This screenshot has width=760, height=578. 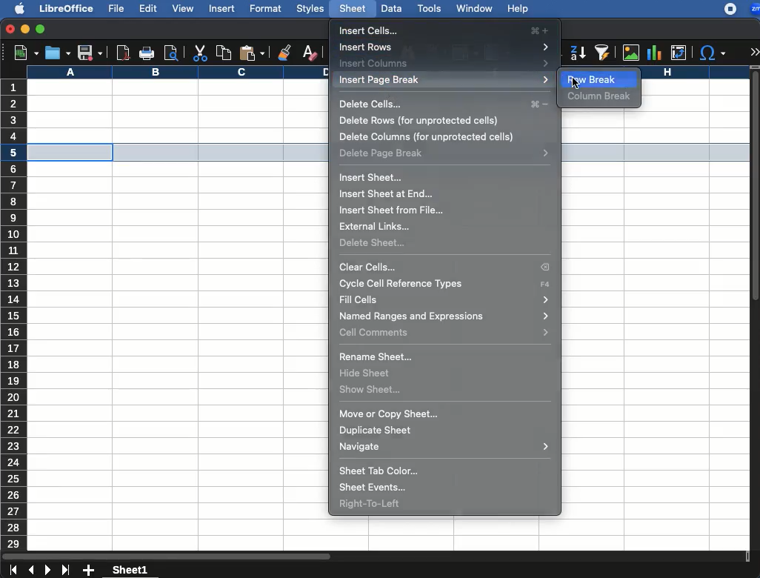 What do you see at coordinates (308, 52) in the screenshot?
I see `clear formatting` at bounding box center [308, 52].